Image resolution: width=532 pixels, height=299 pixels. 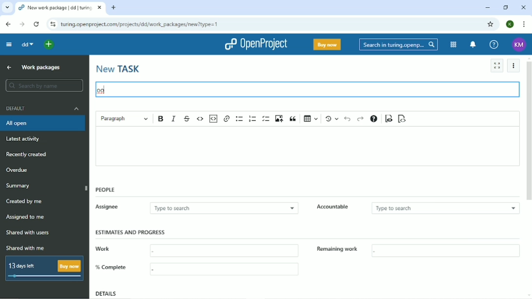 I want to click on Accountable, so click(x=336, y=208).